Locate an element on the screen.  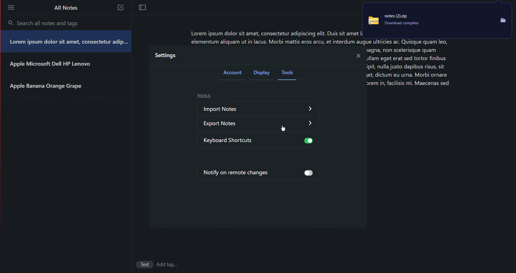
Settings is located at coordinates (165, 55).